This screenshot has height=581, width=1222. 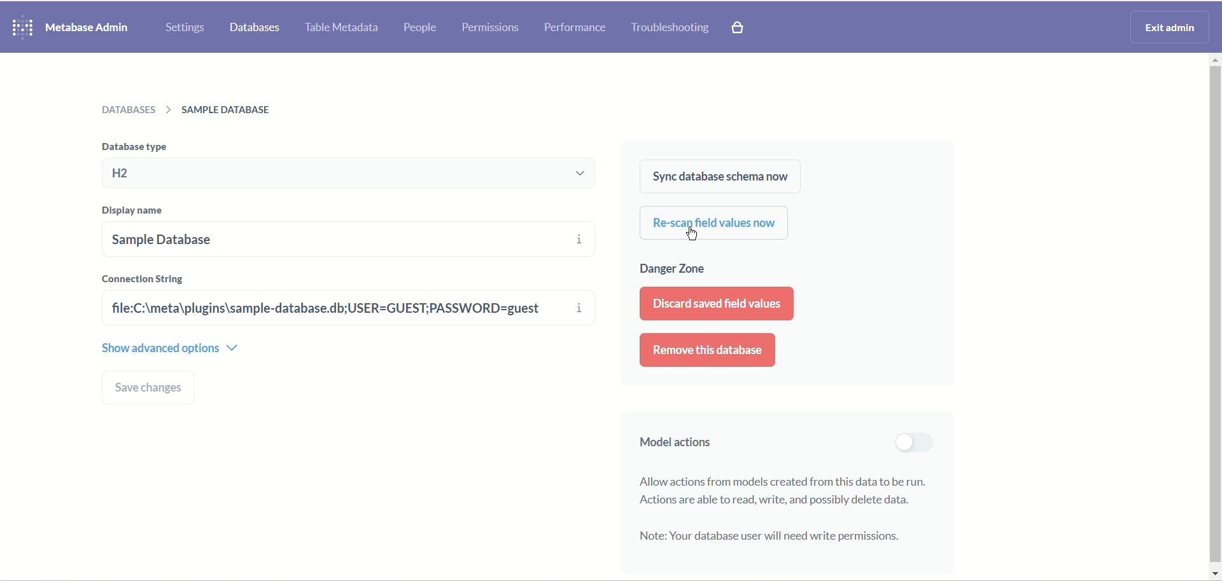 What do you see at coordinates (740, 30) in the screenshot?
I see `paid features` at bounding box center [740, 30].